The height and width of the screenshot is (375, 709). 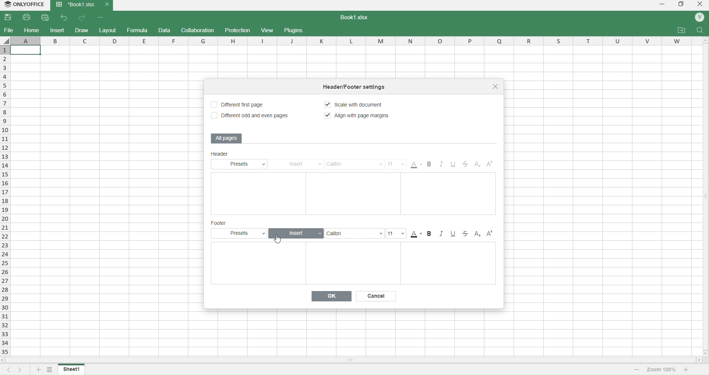 I want to click on Insert, so click(x=299, y=164).